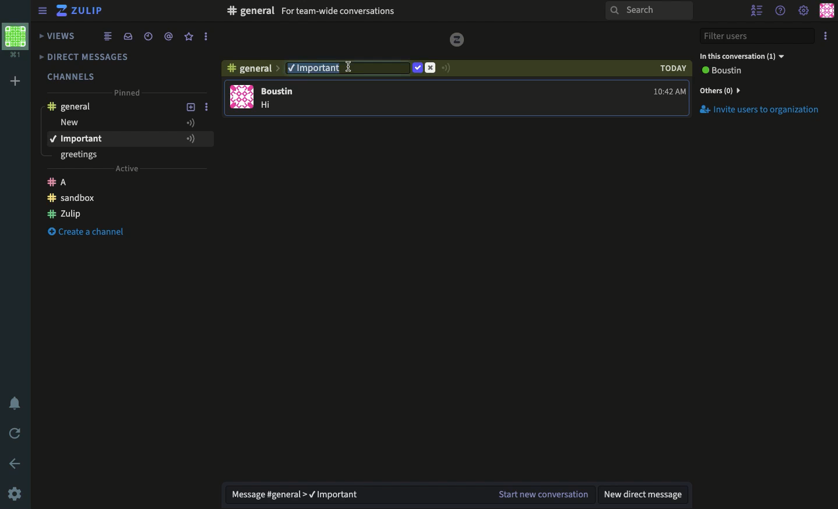 The width and height of the screenshot is (838, 509). Describe the element at coordinates (171, 36) in the screenshot. I see `Mention` at that location.